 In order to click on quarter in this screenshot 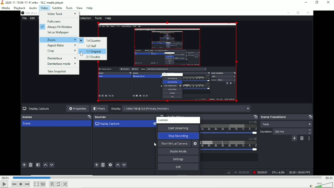, I will do `click(91, 40)`.